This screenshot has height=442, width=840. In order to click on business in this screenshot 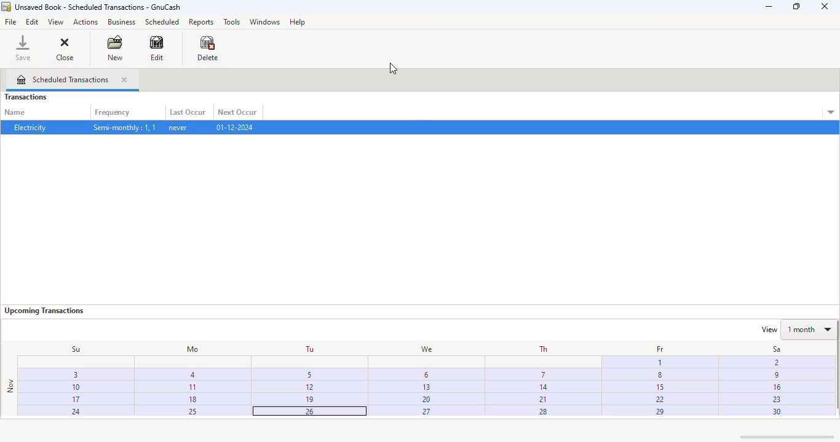, I will do `click(121, 21)`.